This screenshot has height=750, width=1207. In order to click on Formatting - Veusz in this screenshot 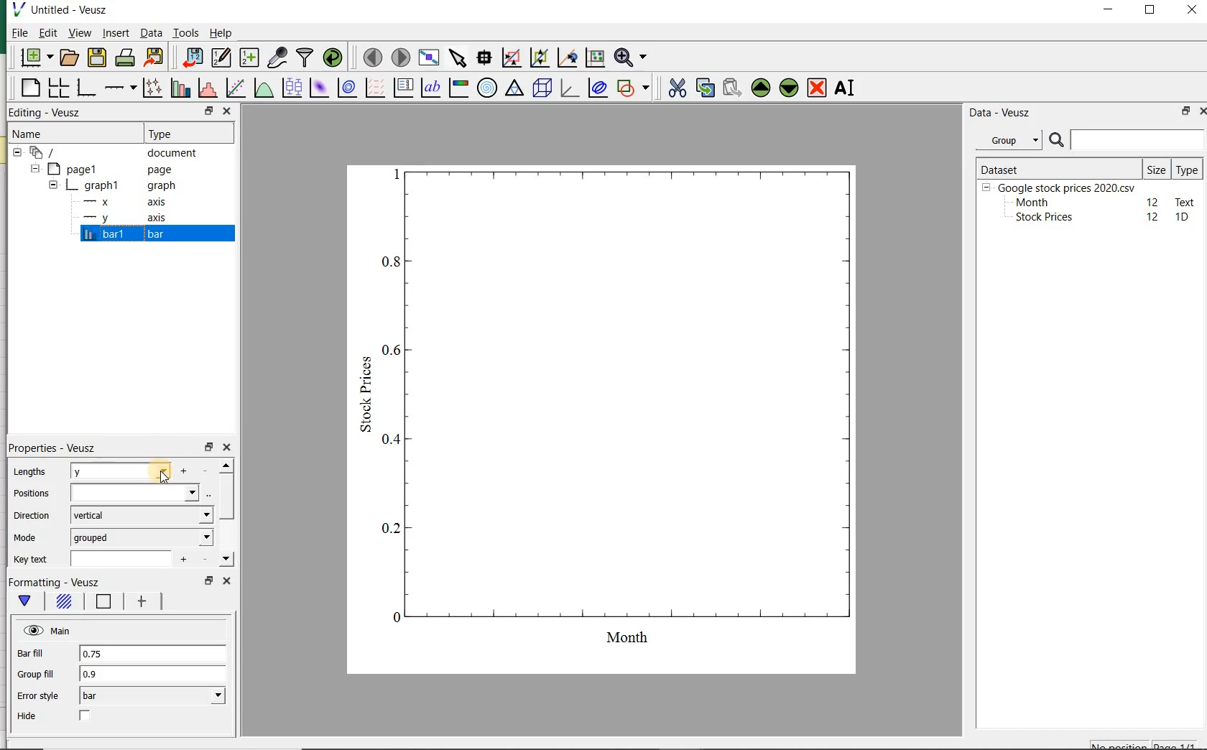, I will do `click(58, 580)`.